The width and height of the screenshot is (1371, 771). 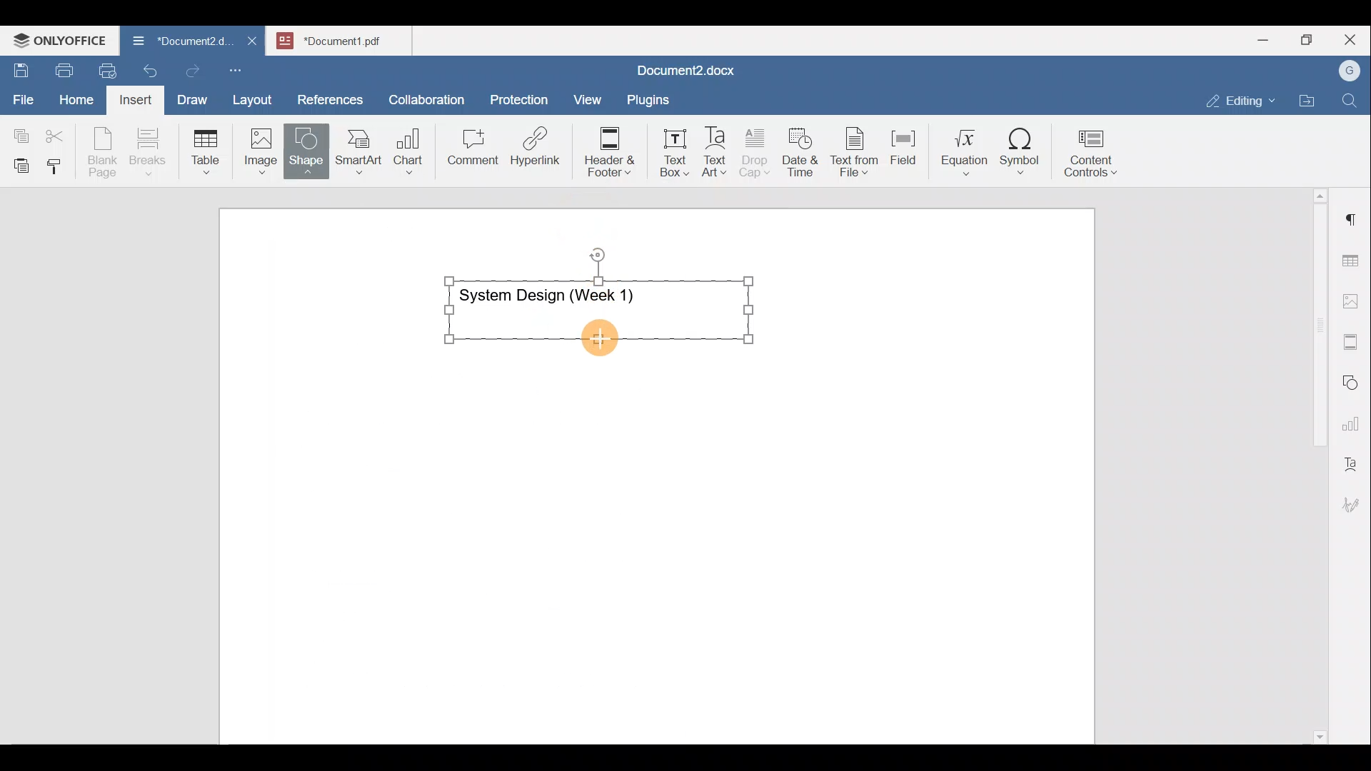 I want to click on Table settings, so click(x=1353, y=259).